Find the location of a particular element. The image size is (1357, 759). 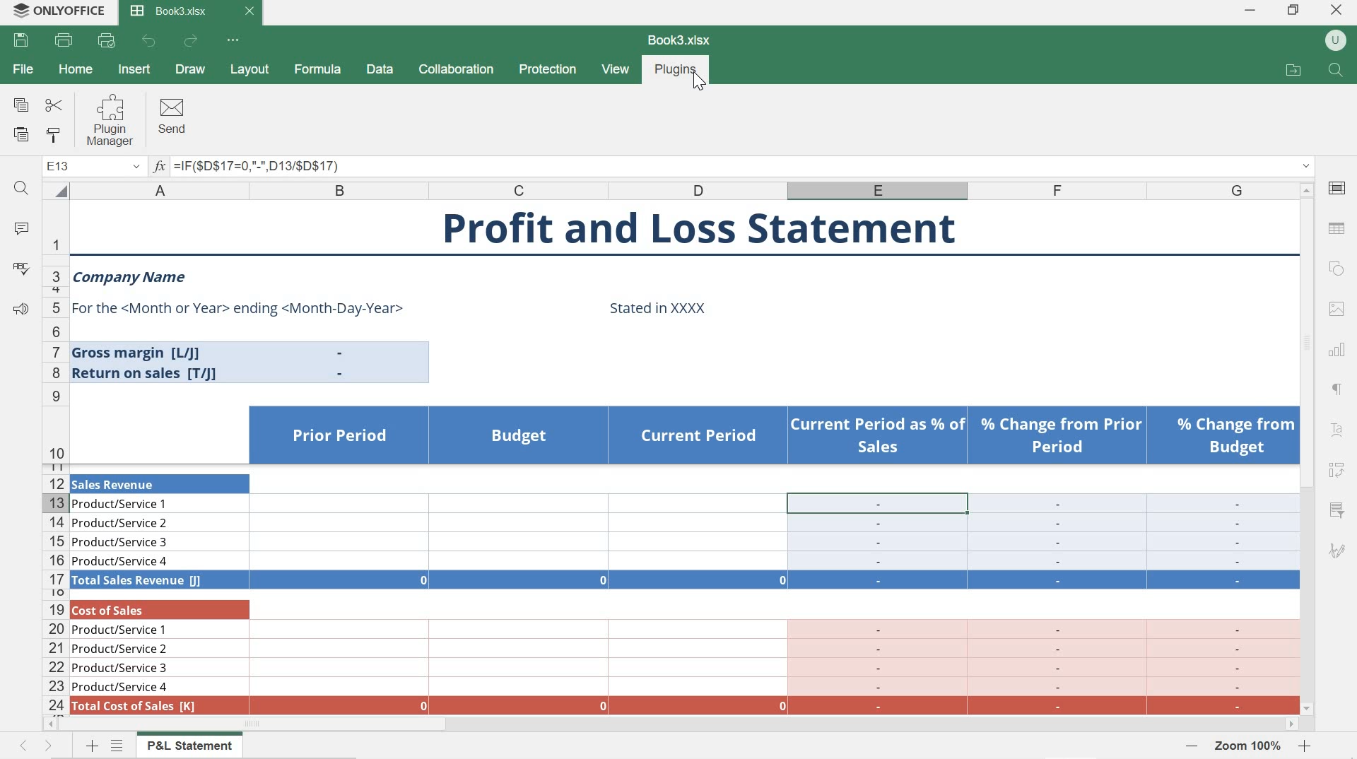

comments is located at coordinates (20, 227).